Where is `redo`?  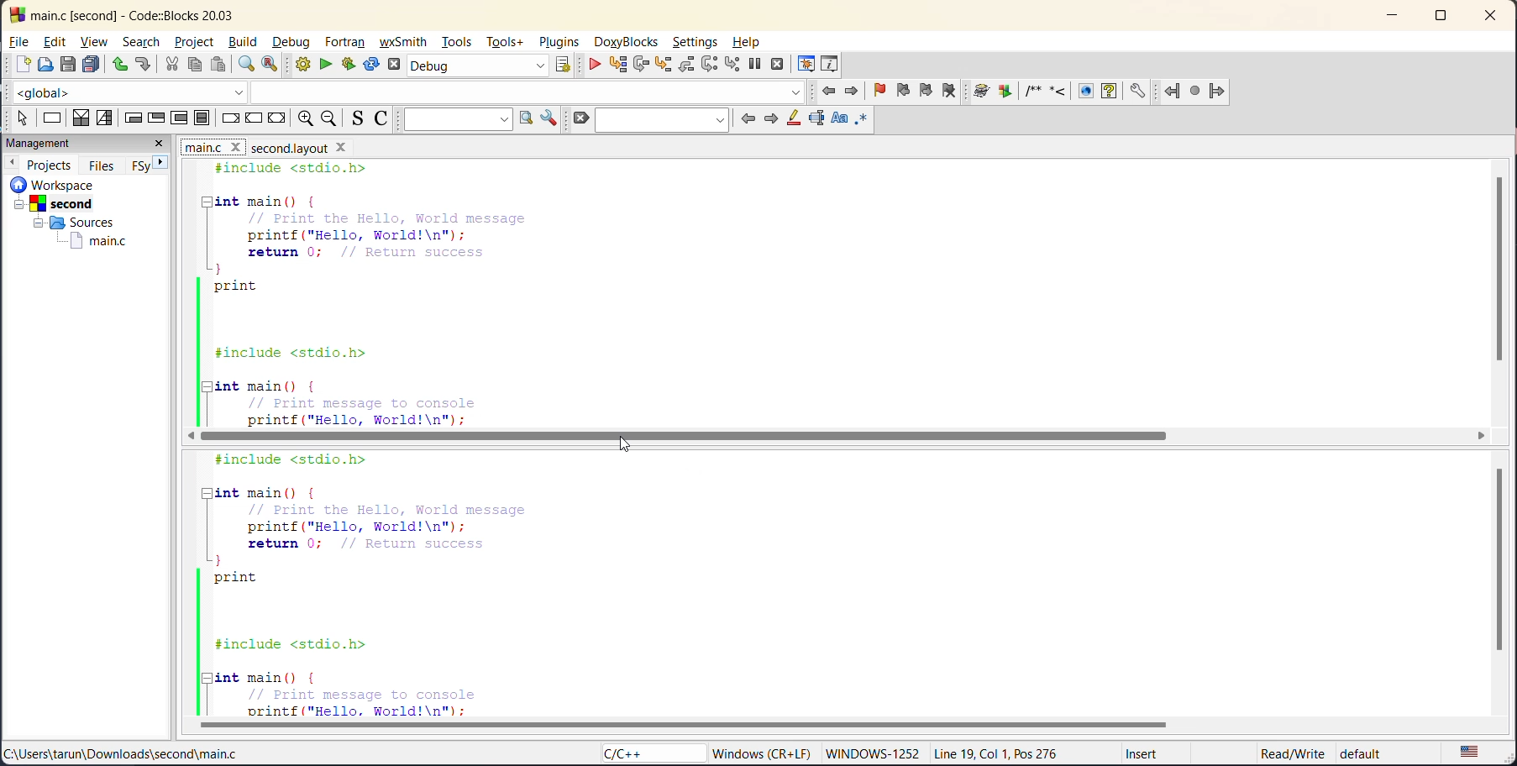 redo is located at coordinates (144, 64).